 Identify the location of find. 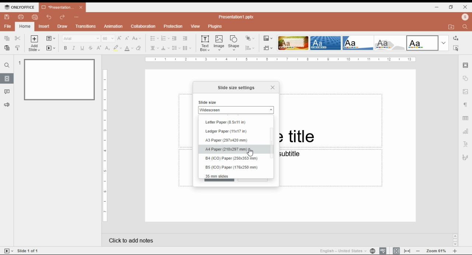
(7, 65).